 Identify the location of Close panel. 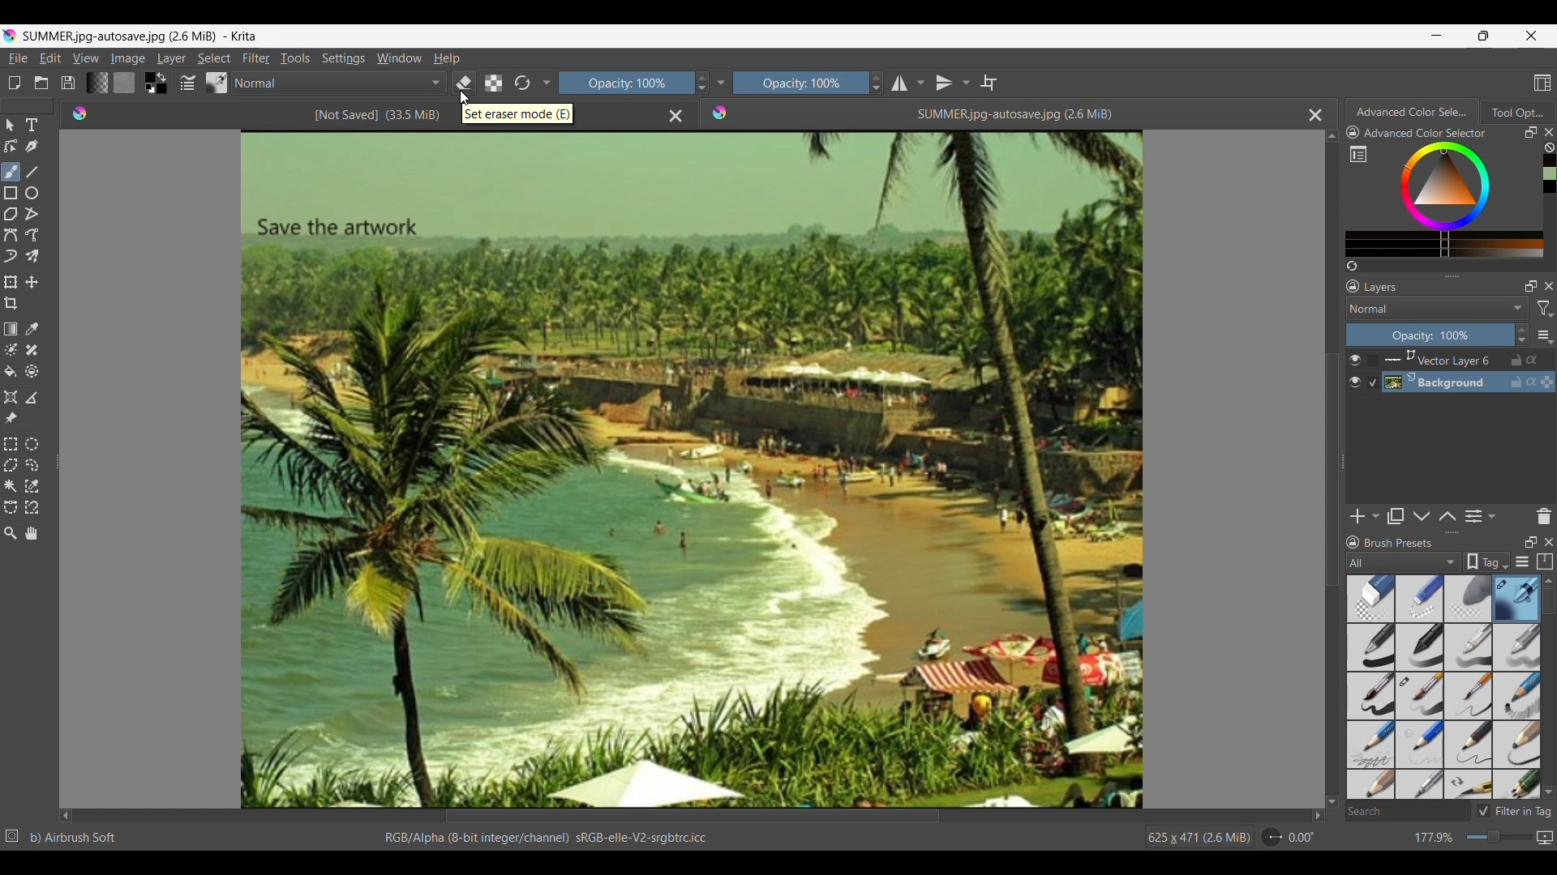
(1548, 542).